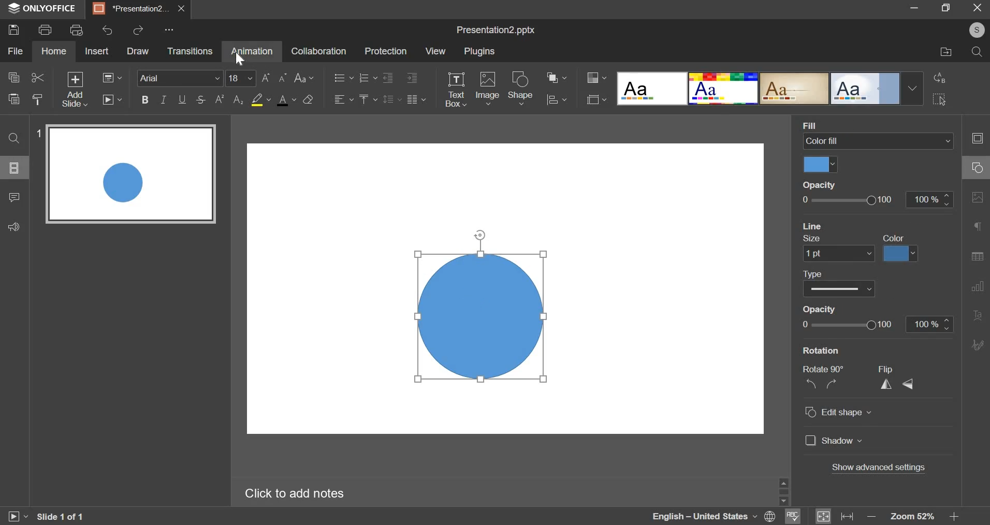 This screenshot has height=525, width=990. Describe the element at coordinates (241, 78) in the screenshot. I see `font size` at that location.